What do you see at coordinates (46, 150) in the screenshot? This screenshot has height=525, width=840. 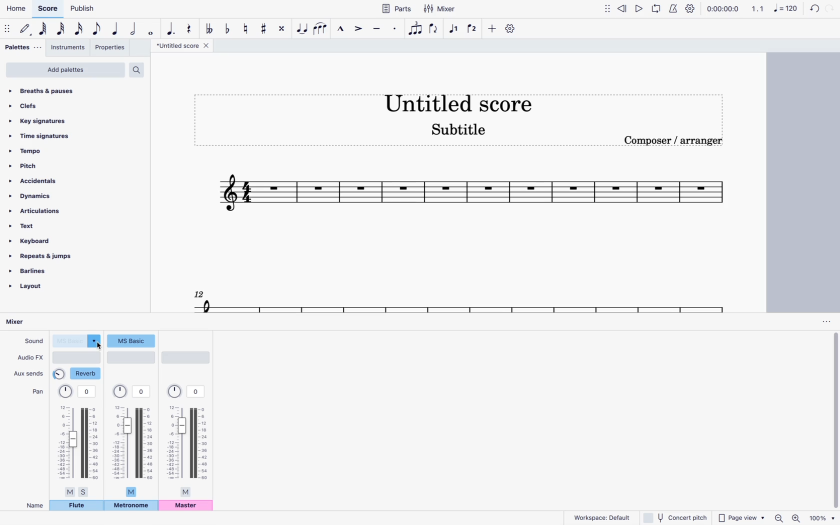 I see `tempo` at bounding box center [46, 150].